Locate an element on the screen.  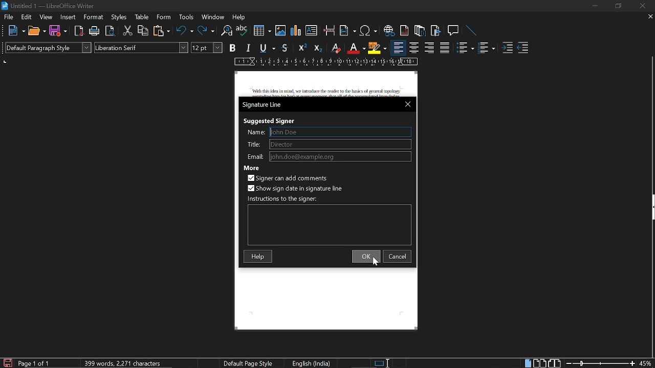
close is located at coordinates (641, 6).